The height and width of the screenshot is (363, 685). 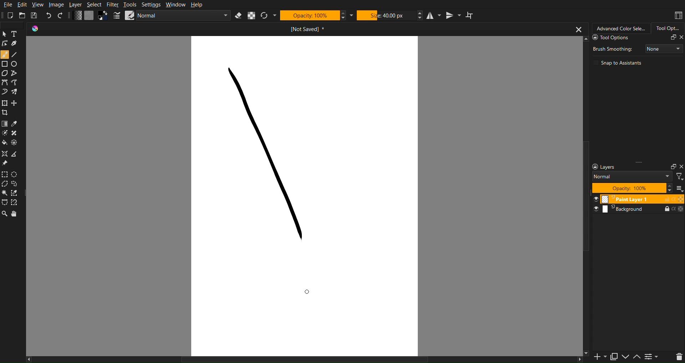 What do you see at coordinates (620, 28) in the screenshot?
I see `Advanced Color Selector` at bounding box center [620, 28].